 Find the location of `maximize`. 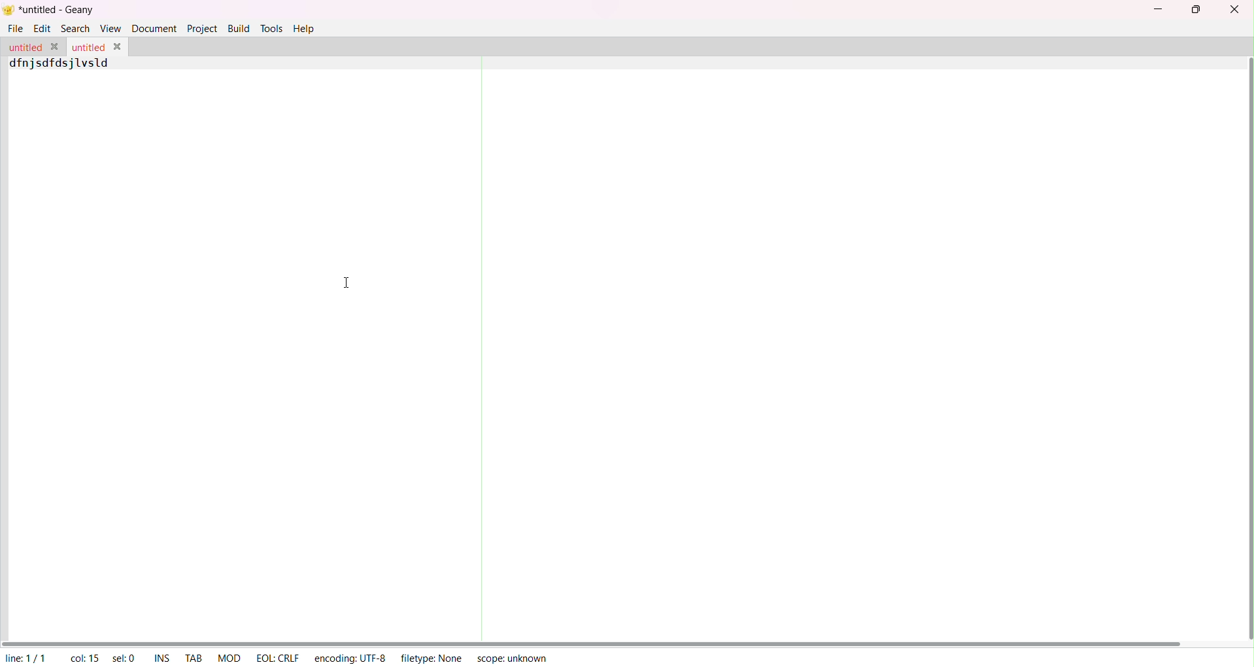

maximize is located at coordinates (1198, 10).